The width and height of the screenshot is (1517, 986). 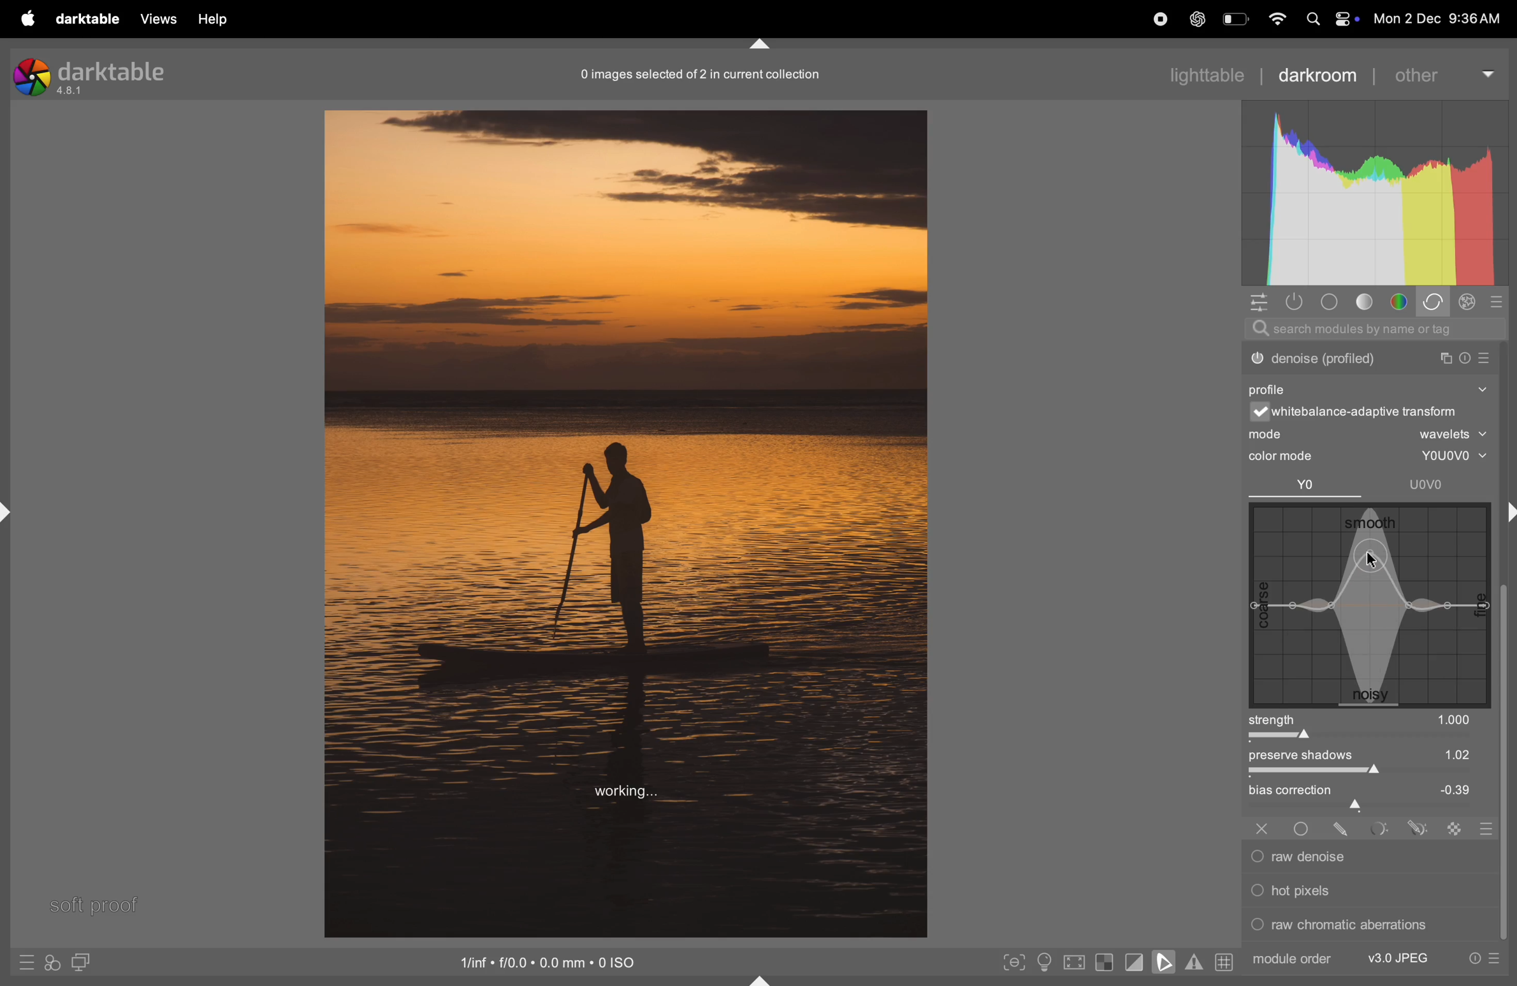 I want to click on task bar, so click(x=1506, y=764).